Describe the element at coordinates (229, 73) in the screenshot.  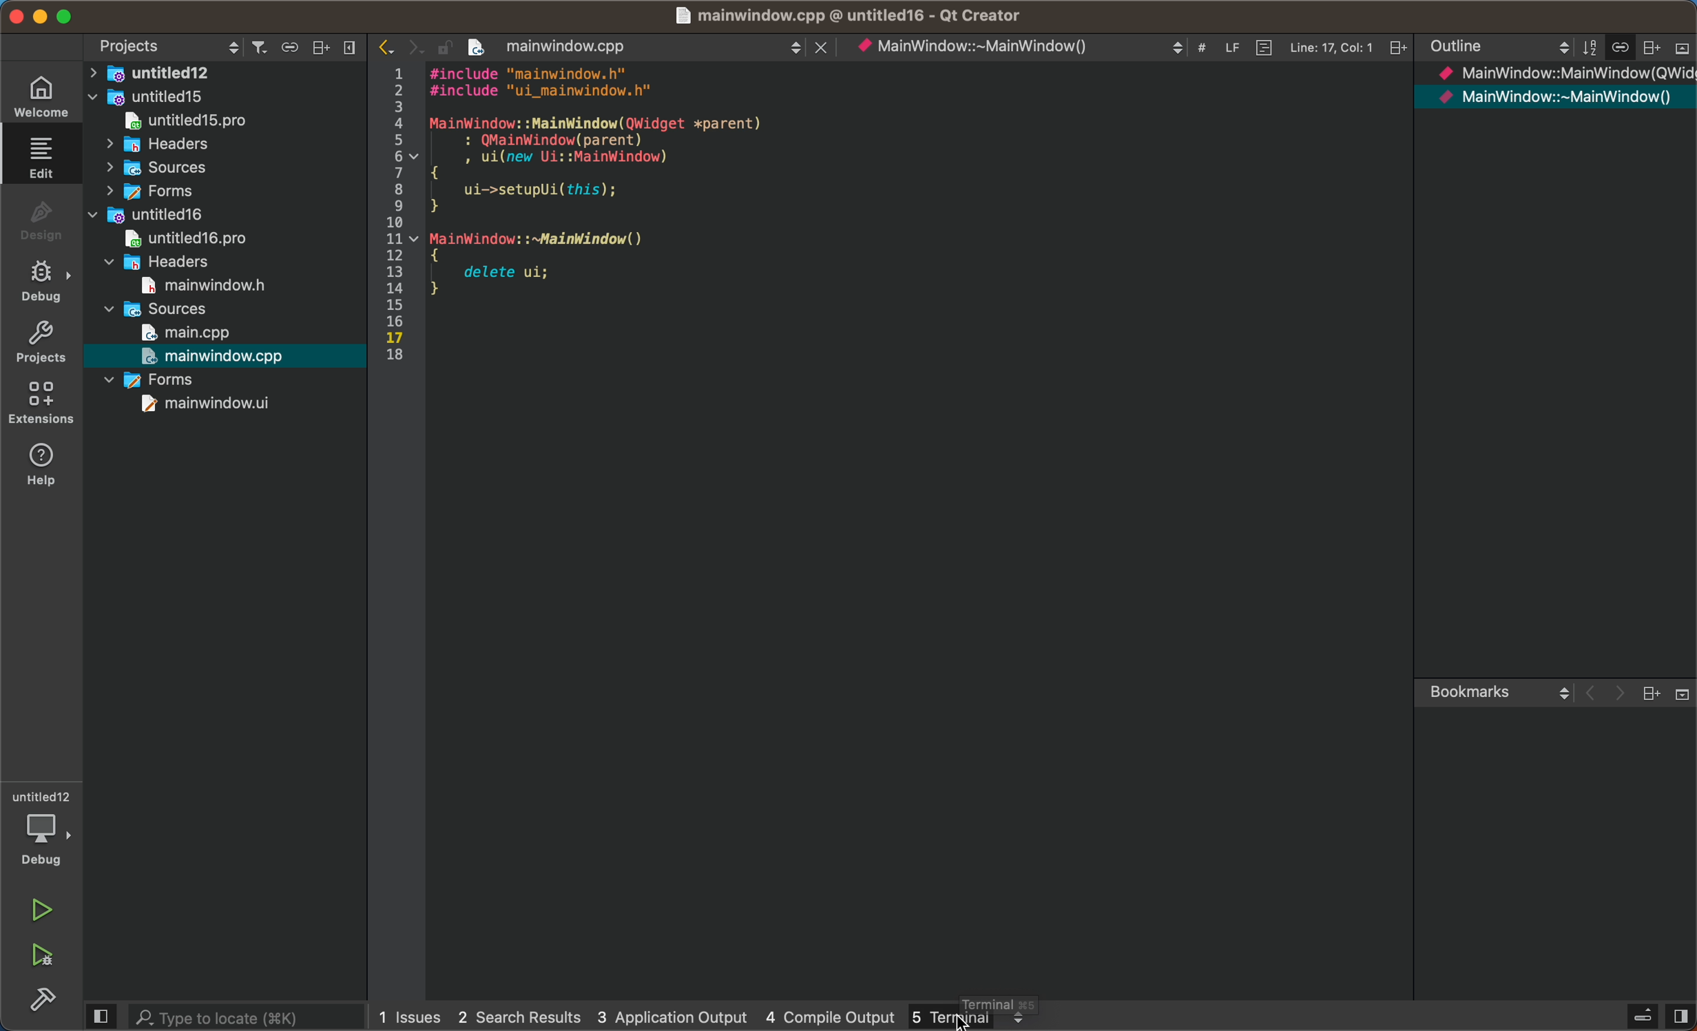
I see `files and folders` at that location.